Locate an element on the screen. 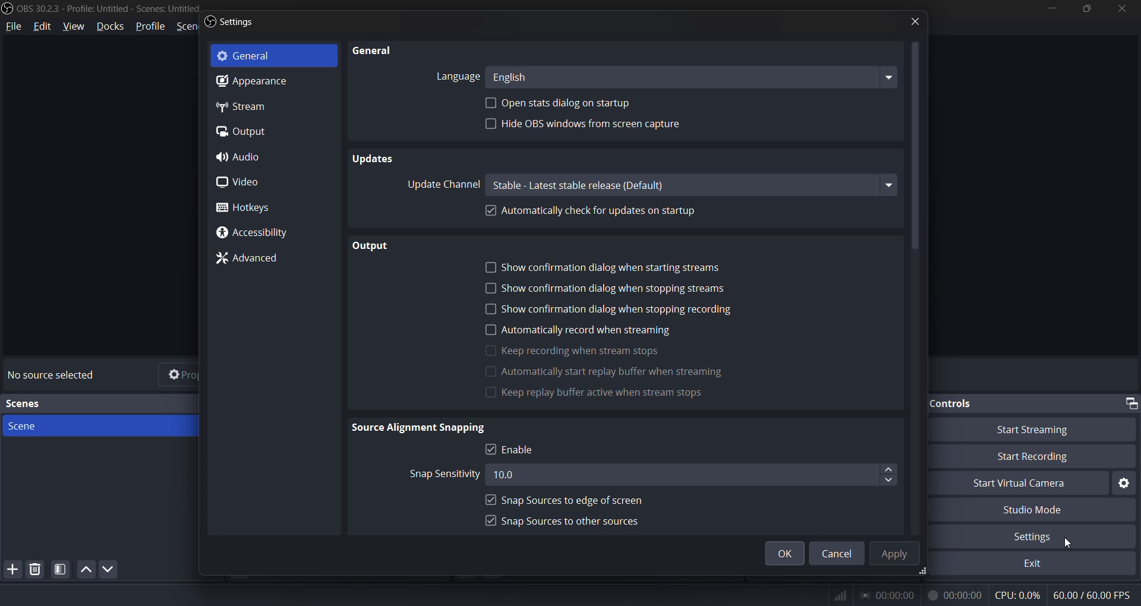 Image resolution: width=1141 pixels, height=606 pixels. checkbox is located at coordinates (491, 499).